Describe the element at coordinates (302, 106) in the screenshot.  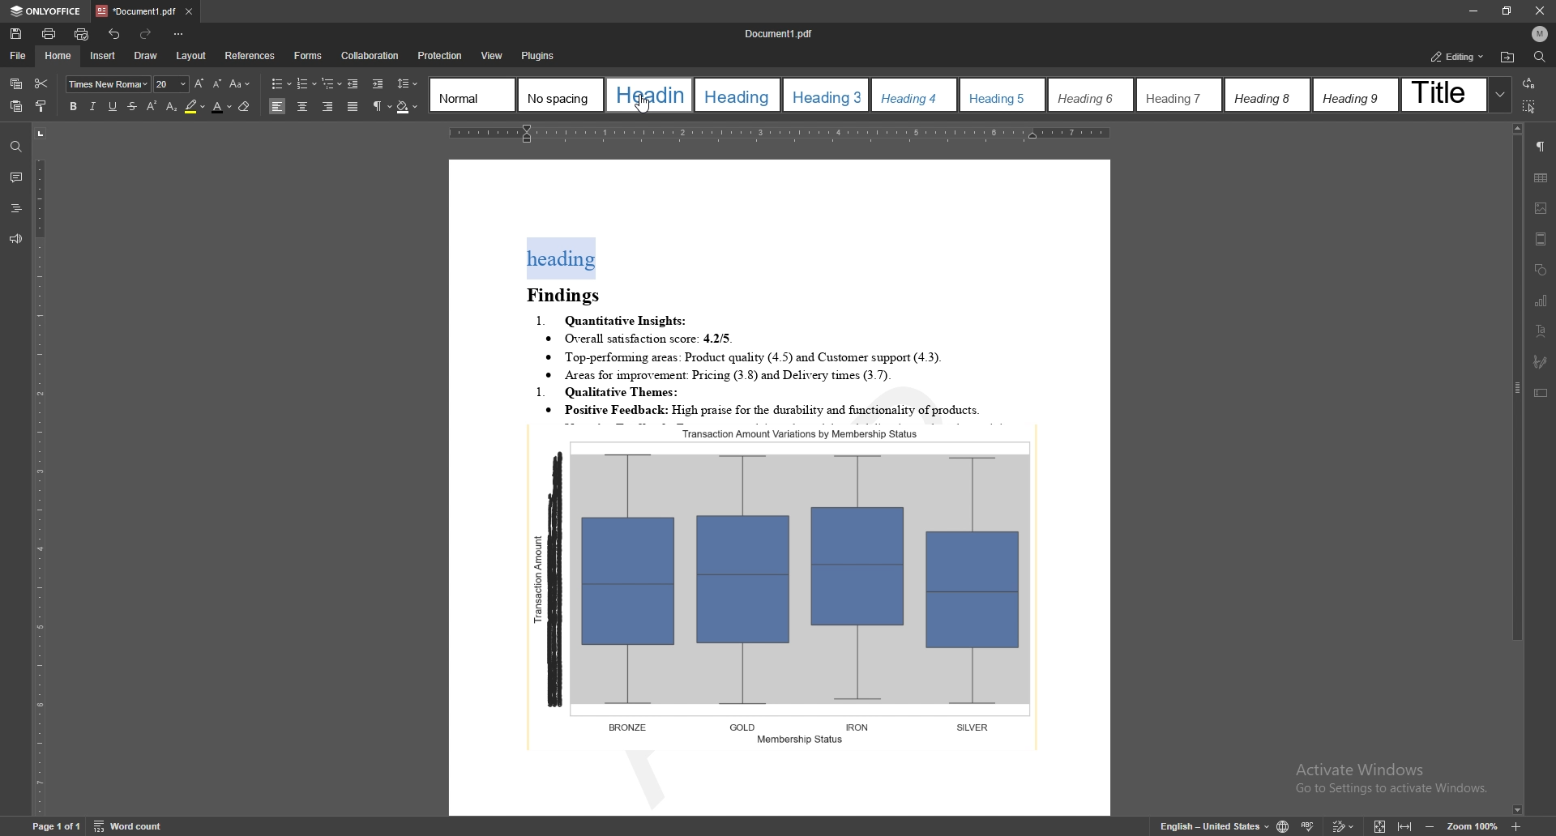
I see `align centre` at that location.